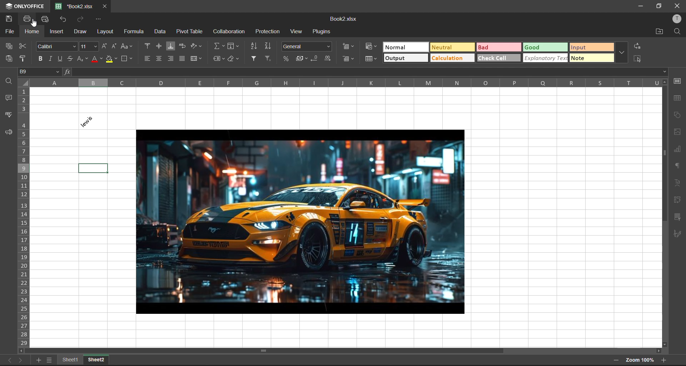  What do you see at coordinates (660, 31) in the screenshot?
I see `open location` at bounding box center [660, 31].